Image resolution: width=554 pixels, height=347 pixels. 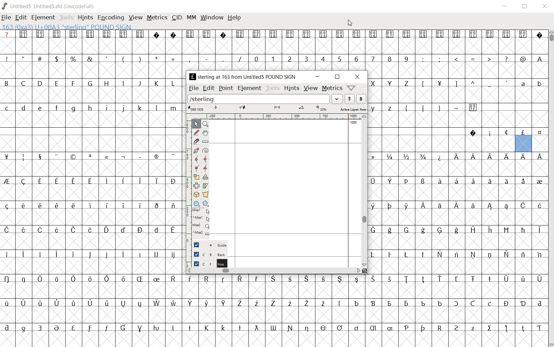 What do you see at coordinates (249, 88) in the screenshot?
I see `element` at bounding box center [249, 88].